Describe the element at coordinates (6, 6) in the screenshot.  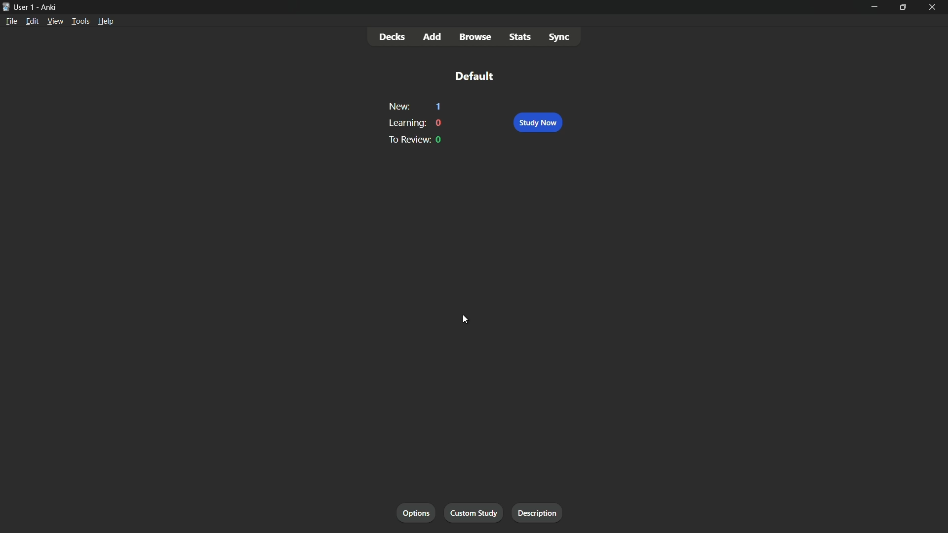
I see `icon` at that location.